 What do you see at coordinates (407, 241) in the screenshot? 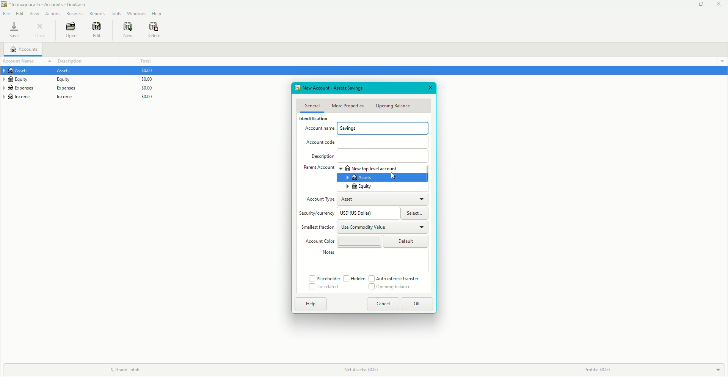
I see `Default` at bounding box center [407, 241].